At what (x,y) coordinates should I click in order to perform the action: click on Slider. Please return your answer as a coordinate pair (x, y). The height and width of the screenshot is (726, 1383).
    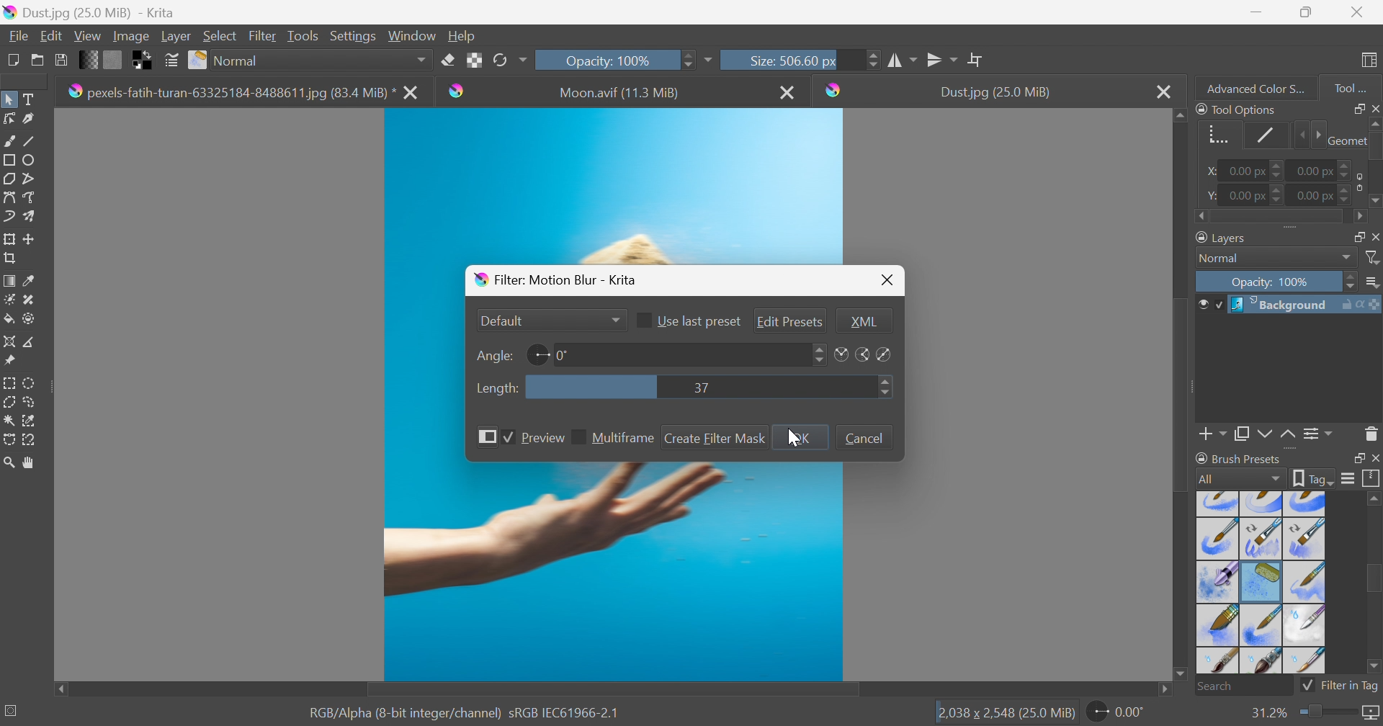
    Looking at the image, I should click on (886, 387).